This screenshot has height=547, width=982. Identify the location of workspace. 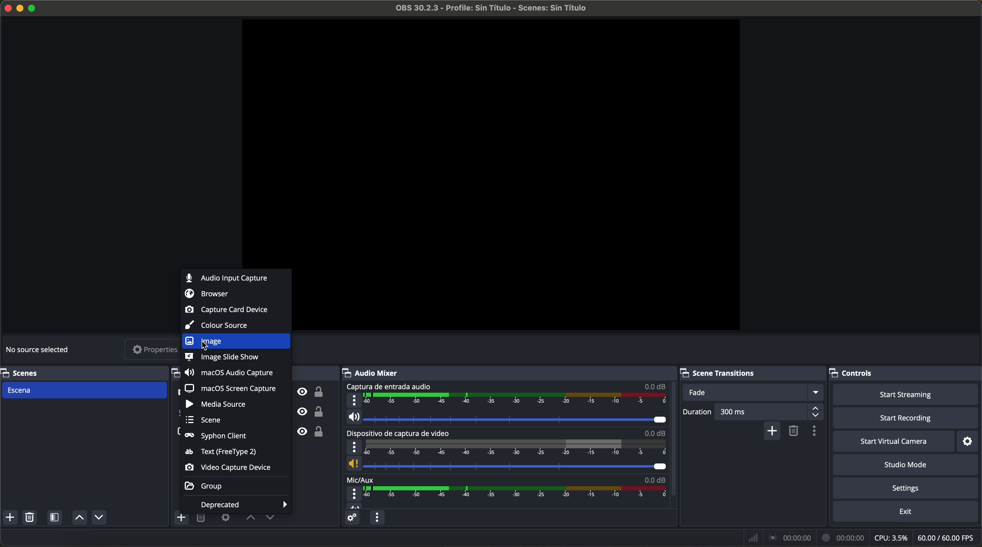
(491, 142).